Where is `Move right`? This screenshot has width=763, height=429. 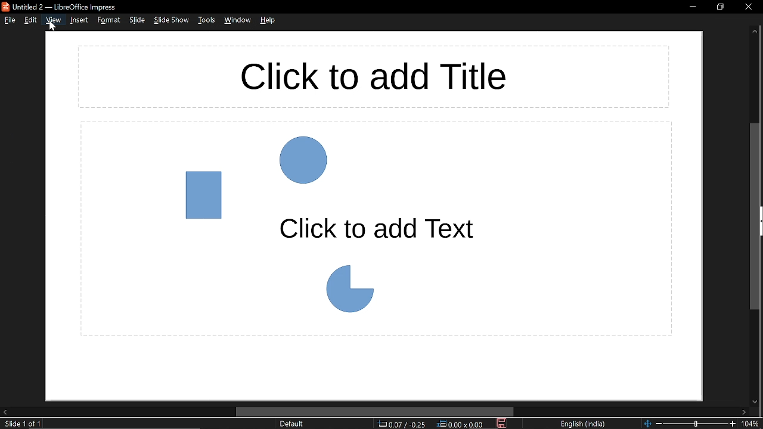 Move right is located at coordinates (743, 412).